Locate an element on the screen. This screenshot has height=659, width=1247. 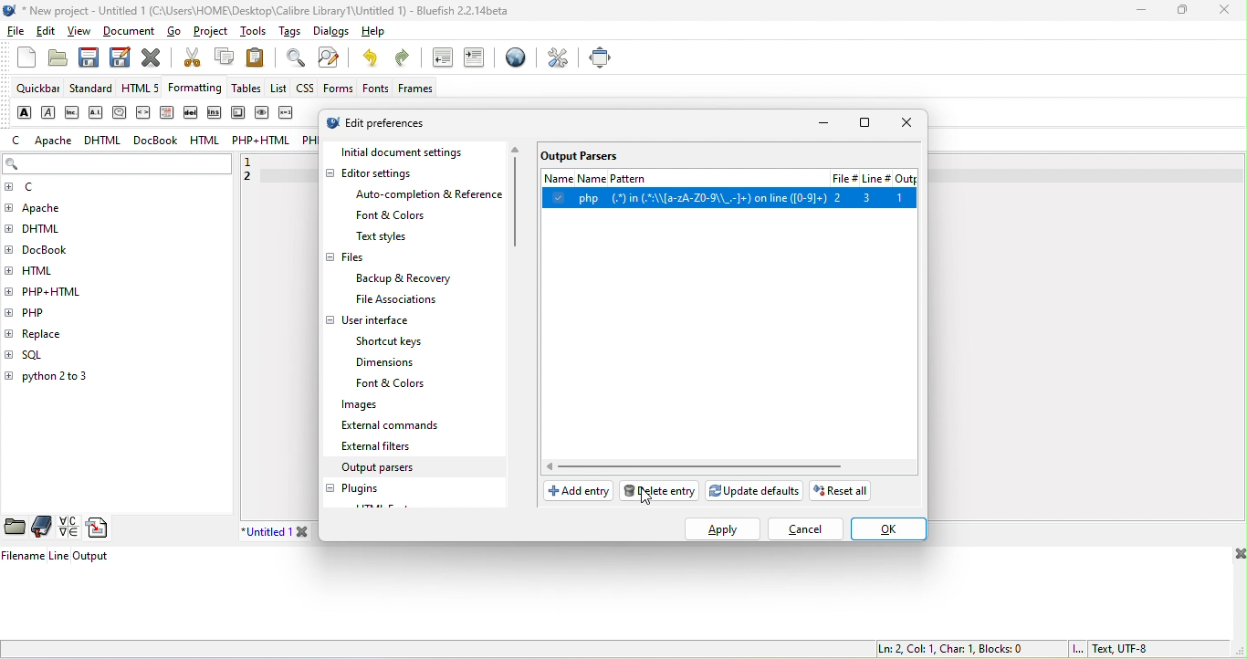
apache is located at coordinates (57, 208).